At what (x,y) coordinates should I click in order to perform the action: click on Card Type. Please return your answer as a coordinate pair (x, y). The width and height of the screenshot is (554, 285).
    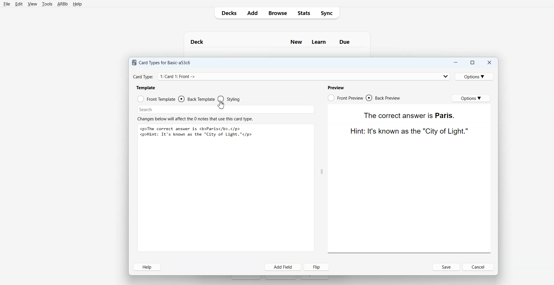
    Looking at the image, I should click on (292, 76).